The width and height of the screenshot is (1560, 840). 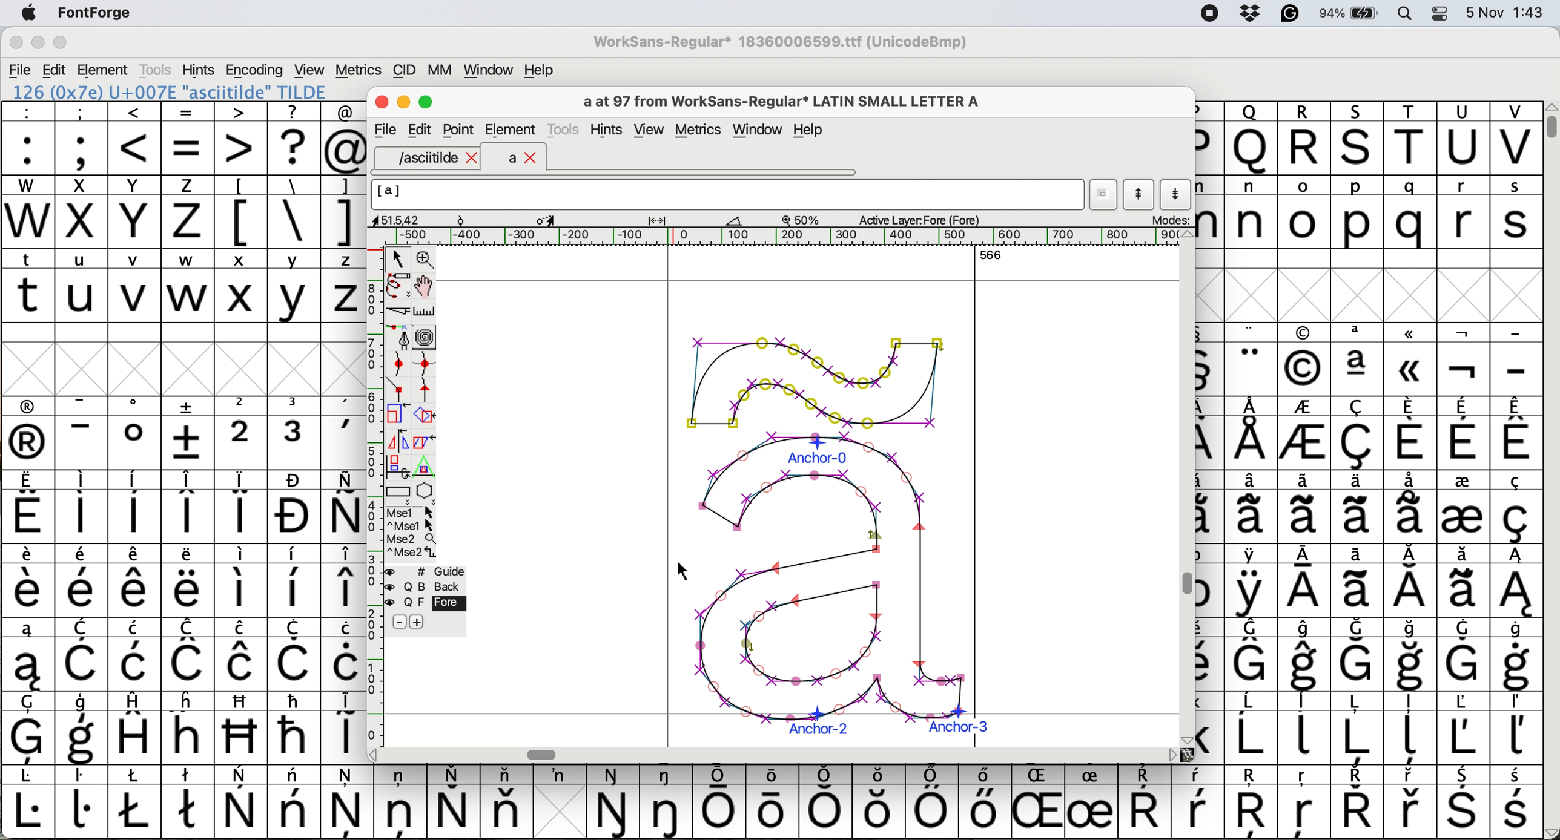 What do you see at coordinates (82, 137) in the screenshot?
I see `;` at bounding box center [82, 137].